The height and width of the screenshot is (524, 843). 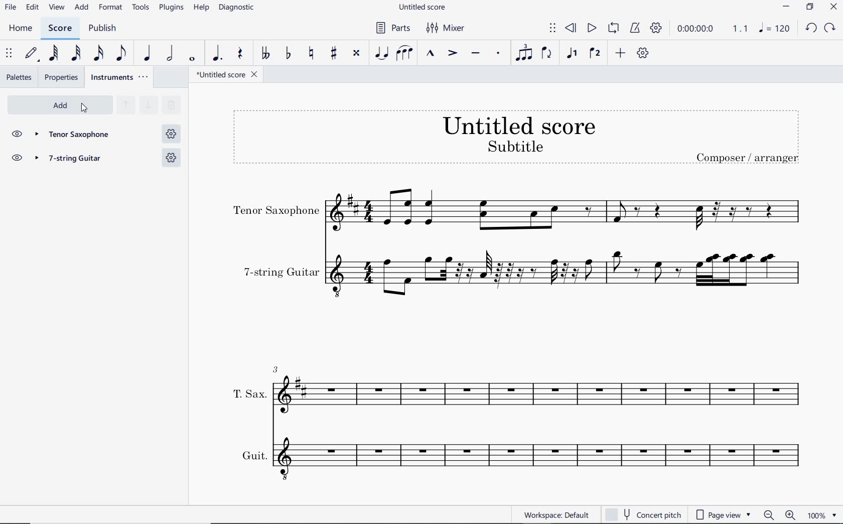 What do you see at coordinates (821, 514) in the screenshot?
I see `ZOOM FACTOR` at bounding box center [821, 514].